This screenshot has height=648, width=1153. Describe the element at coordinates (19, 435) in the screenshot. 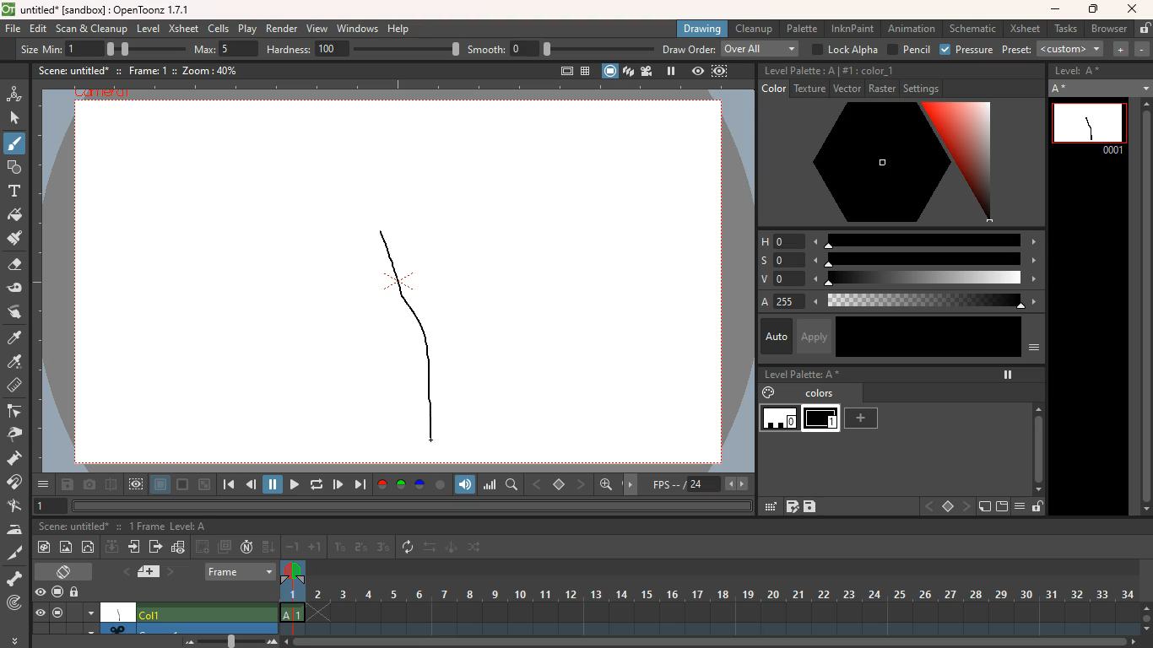

I see `pick` at that location.